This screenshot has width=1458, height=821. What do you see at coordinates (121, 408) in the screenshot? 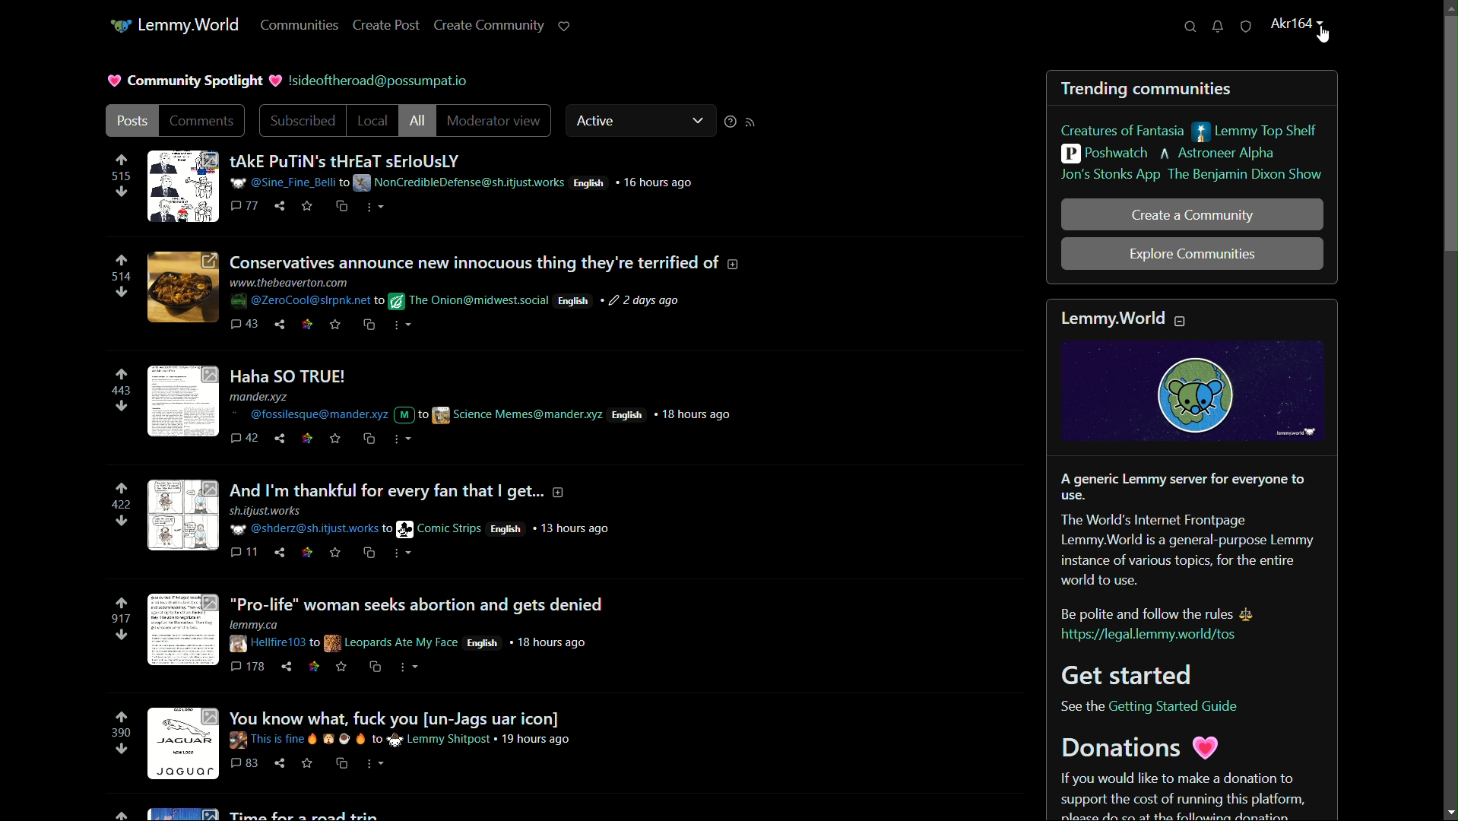
I see `downvote` at bounding box center [121, 408].